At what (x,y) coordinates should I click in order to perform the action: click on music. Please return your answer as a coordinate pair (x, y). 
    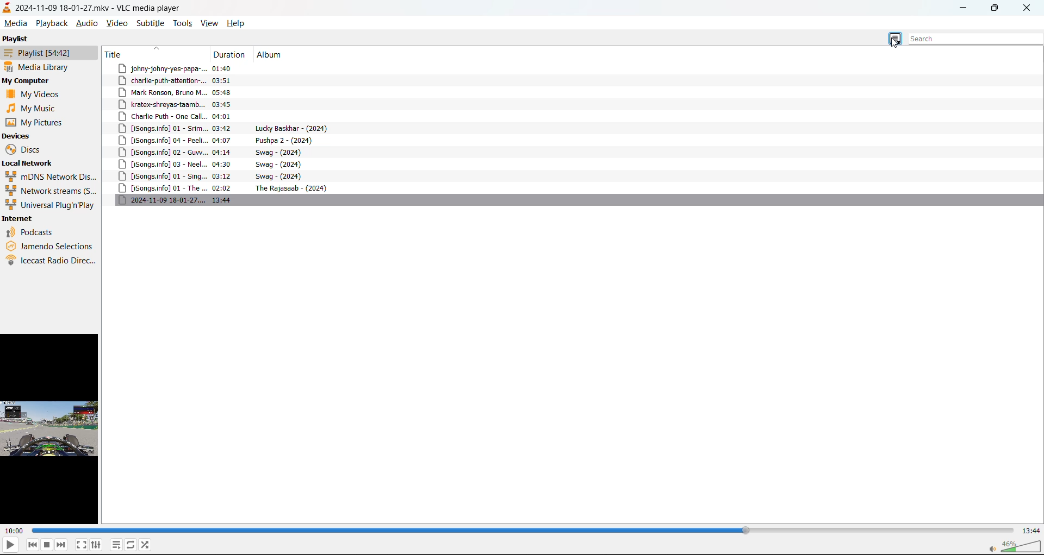
    Looking at the image, I should click on (32, 109).